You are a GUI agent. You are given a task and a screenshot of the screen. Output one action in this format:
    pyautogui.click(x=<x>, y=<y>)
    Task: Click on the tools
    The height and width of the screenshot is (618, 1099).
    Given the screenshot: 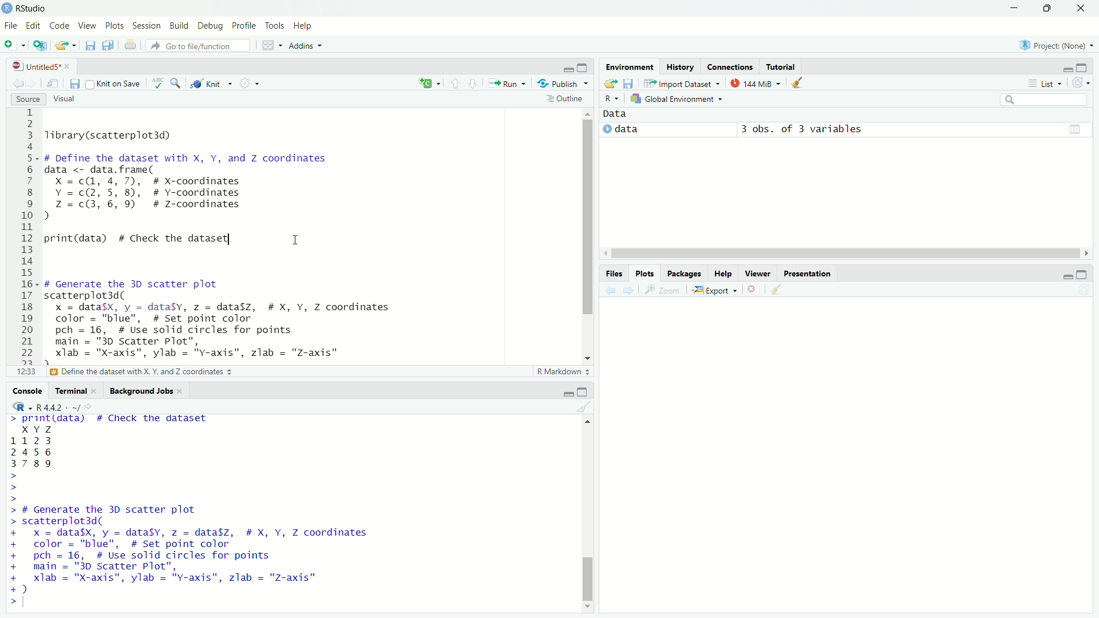 What is the action you would take?
    pyautogui.click(x=275, y=25)
    